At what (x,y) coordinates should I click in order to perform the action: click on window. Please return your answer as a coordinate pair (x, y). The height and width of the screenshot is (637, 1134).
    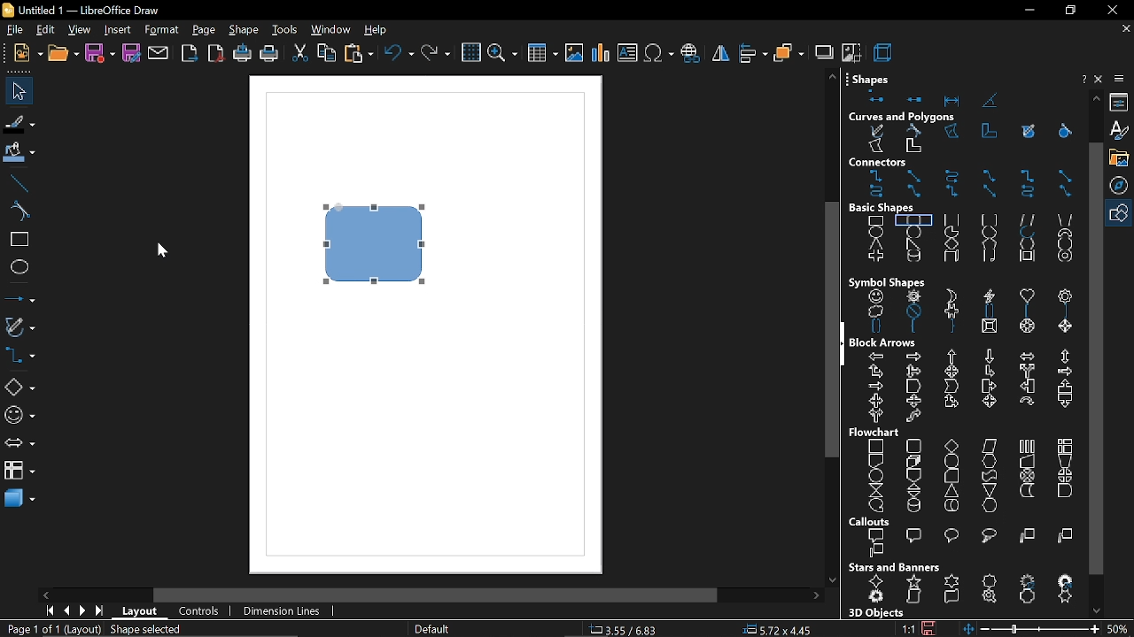
    Looking at the image, I should click on (330, 31).